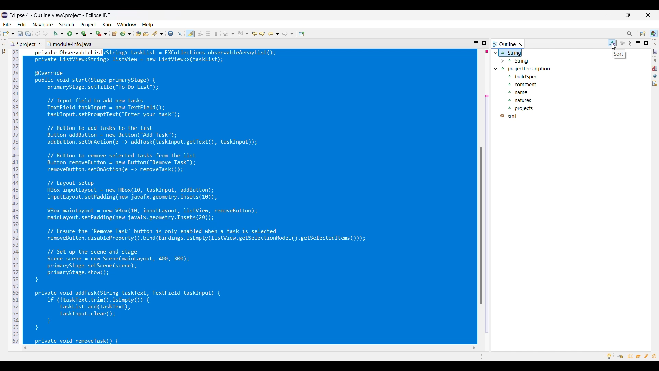 The height and width of the screenshot is (371, 659). Describe the element at coordinates (654, 356) in the screenshot. I see `What's new` at that location.